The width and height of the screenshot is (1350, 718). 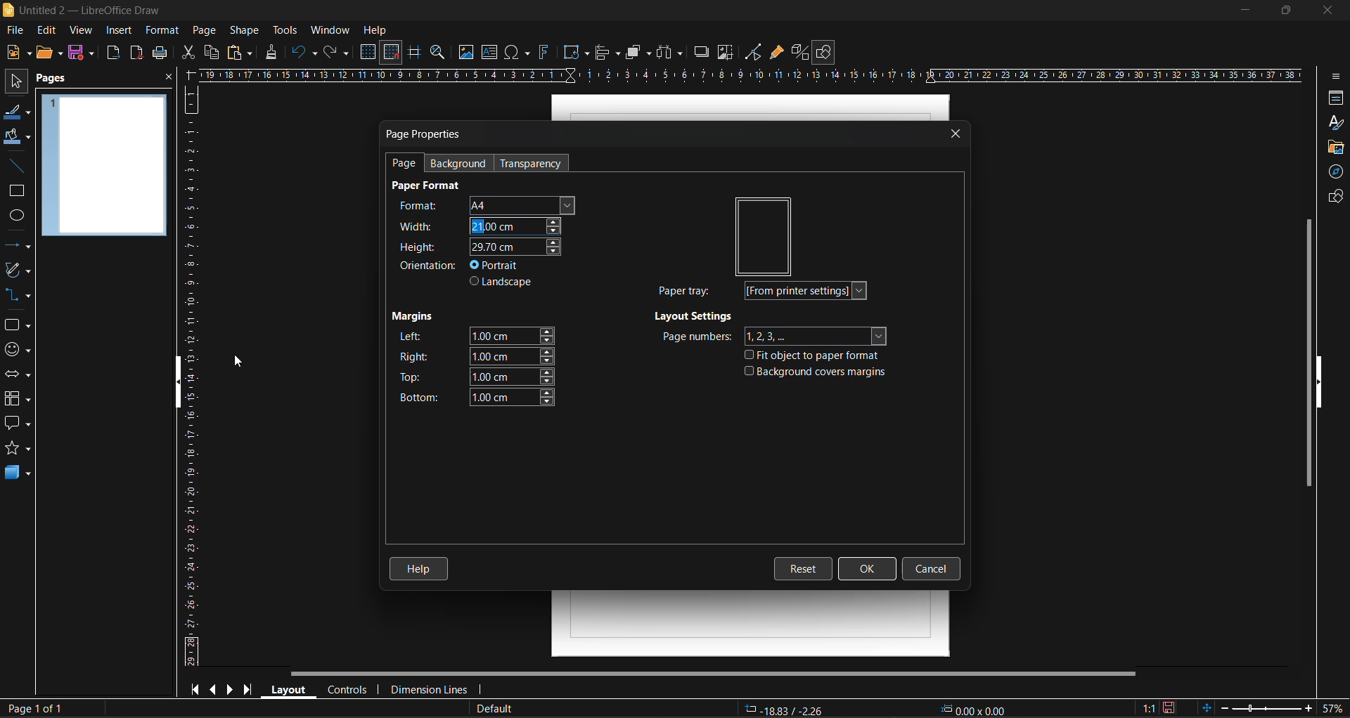 What do you see at coordinates (1146, 707) in the screenshot?
I see `scaling factor` at bounding box center [1146, 707].